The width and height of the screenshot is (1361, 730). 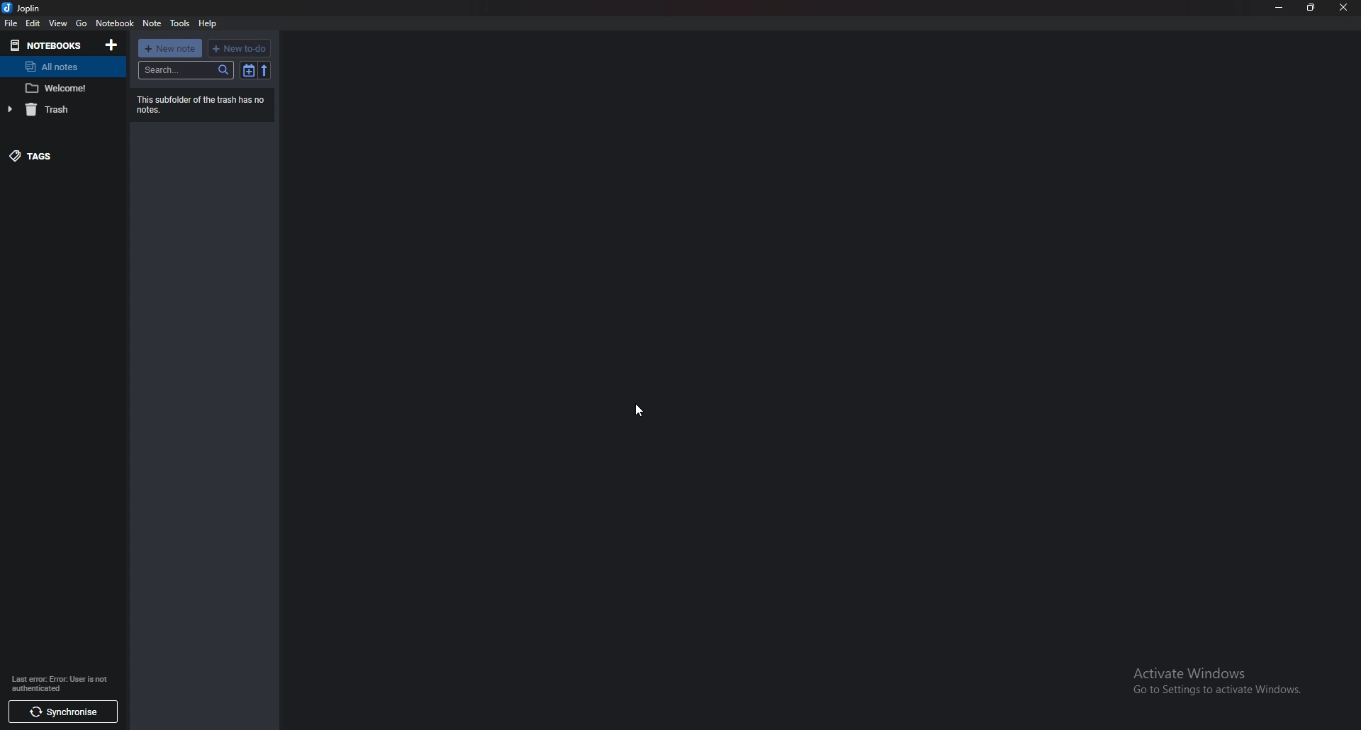 What do you see at coordinates (12, 23) in the screenshot?
I see `file` at bounding box center [12, 23].